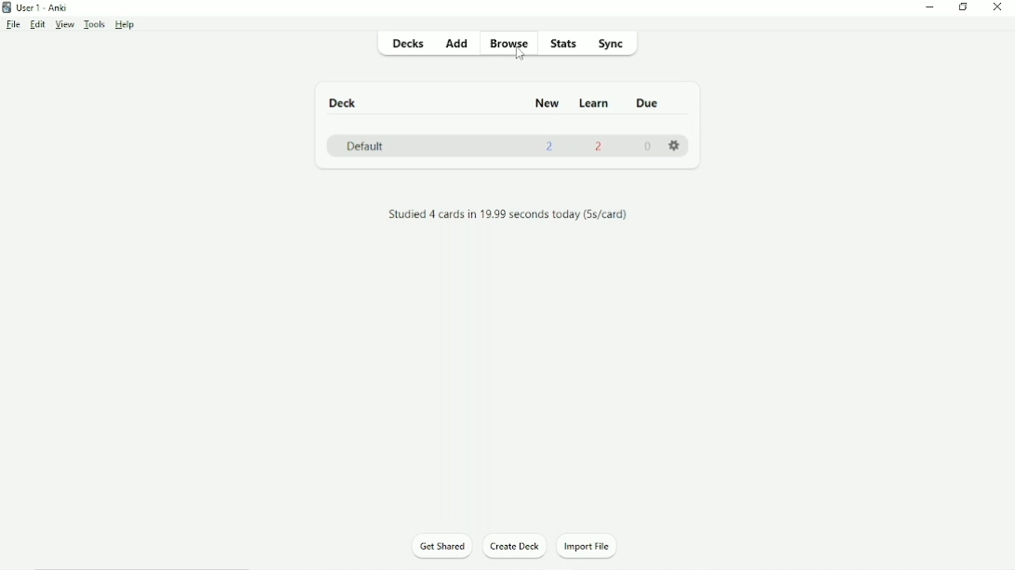 The height and width of the screenshot is (570, 1015). What do you see at coordinates (368, 147) in the screenshot?
I see `Default` at bounding box center [368, 147].